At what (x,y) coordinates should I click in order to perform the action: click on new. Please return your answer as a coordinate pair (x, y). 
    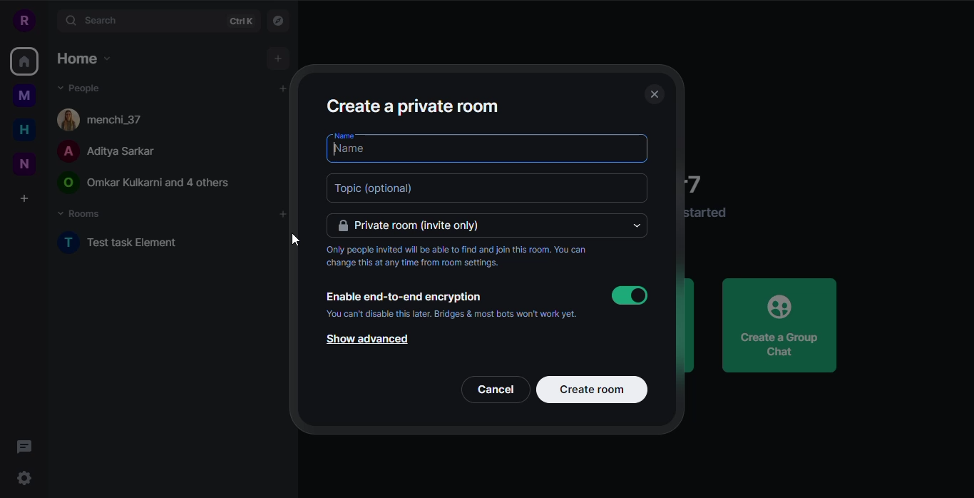
    Looking at the image, I should click on (25, 163).